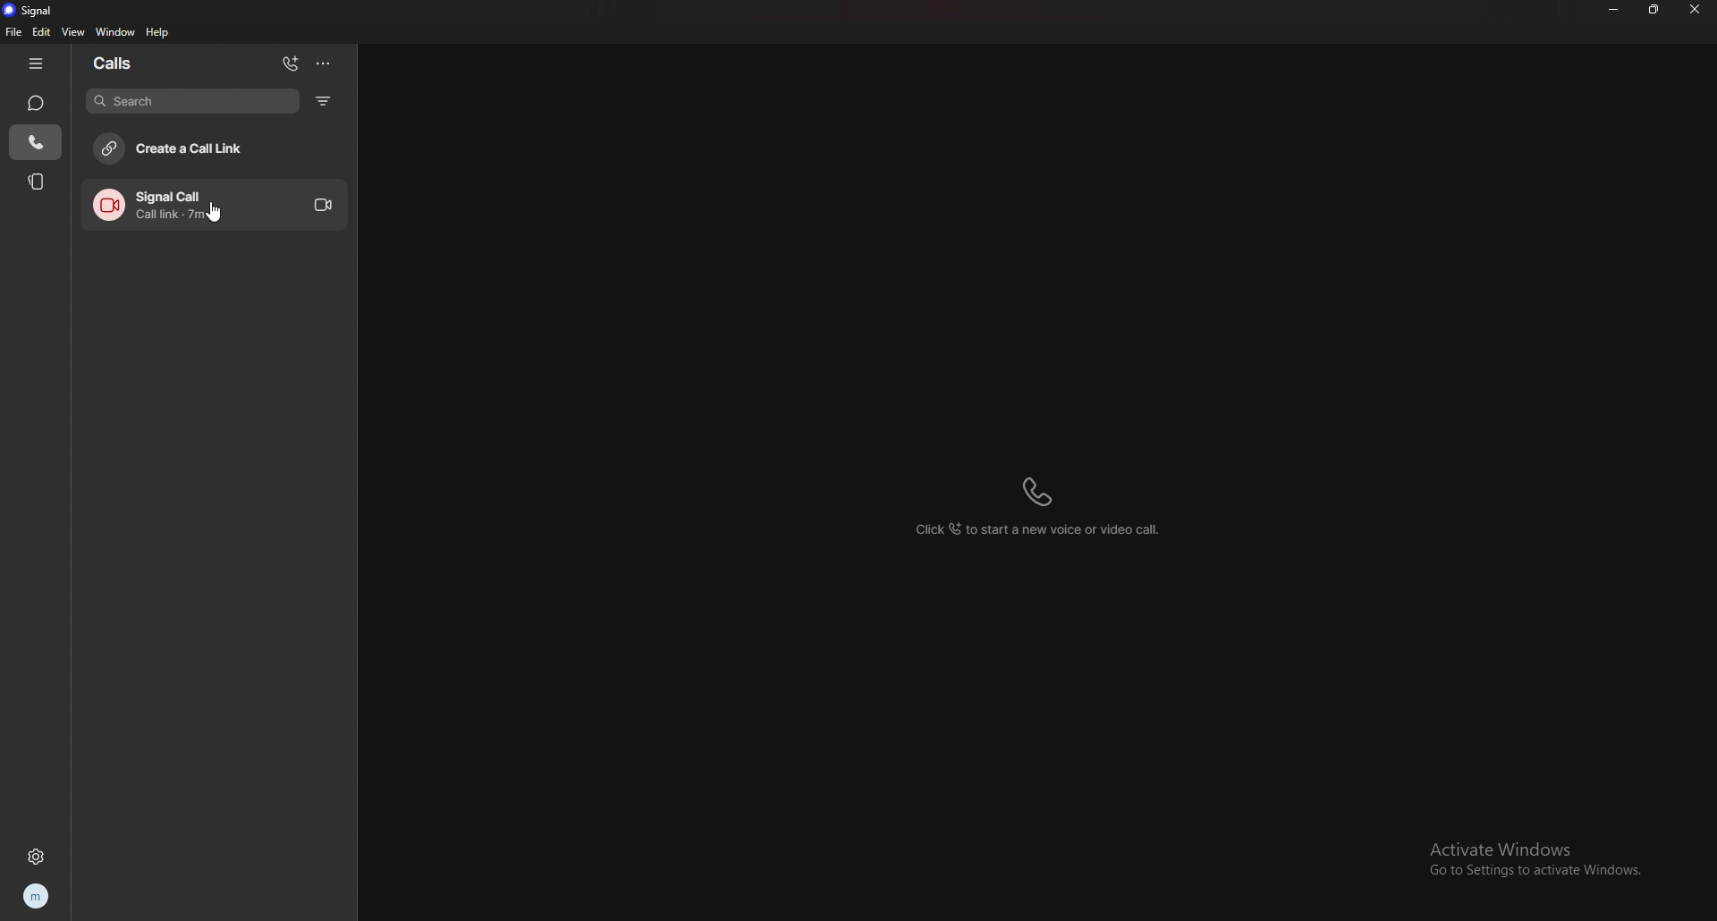  I want to click on cursor, so click(215, 212).